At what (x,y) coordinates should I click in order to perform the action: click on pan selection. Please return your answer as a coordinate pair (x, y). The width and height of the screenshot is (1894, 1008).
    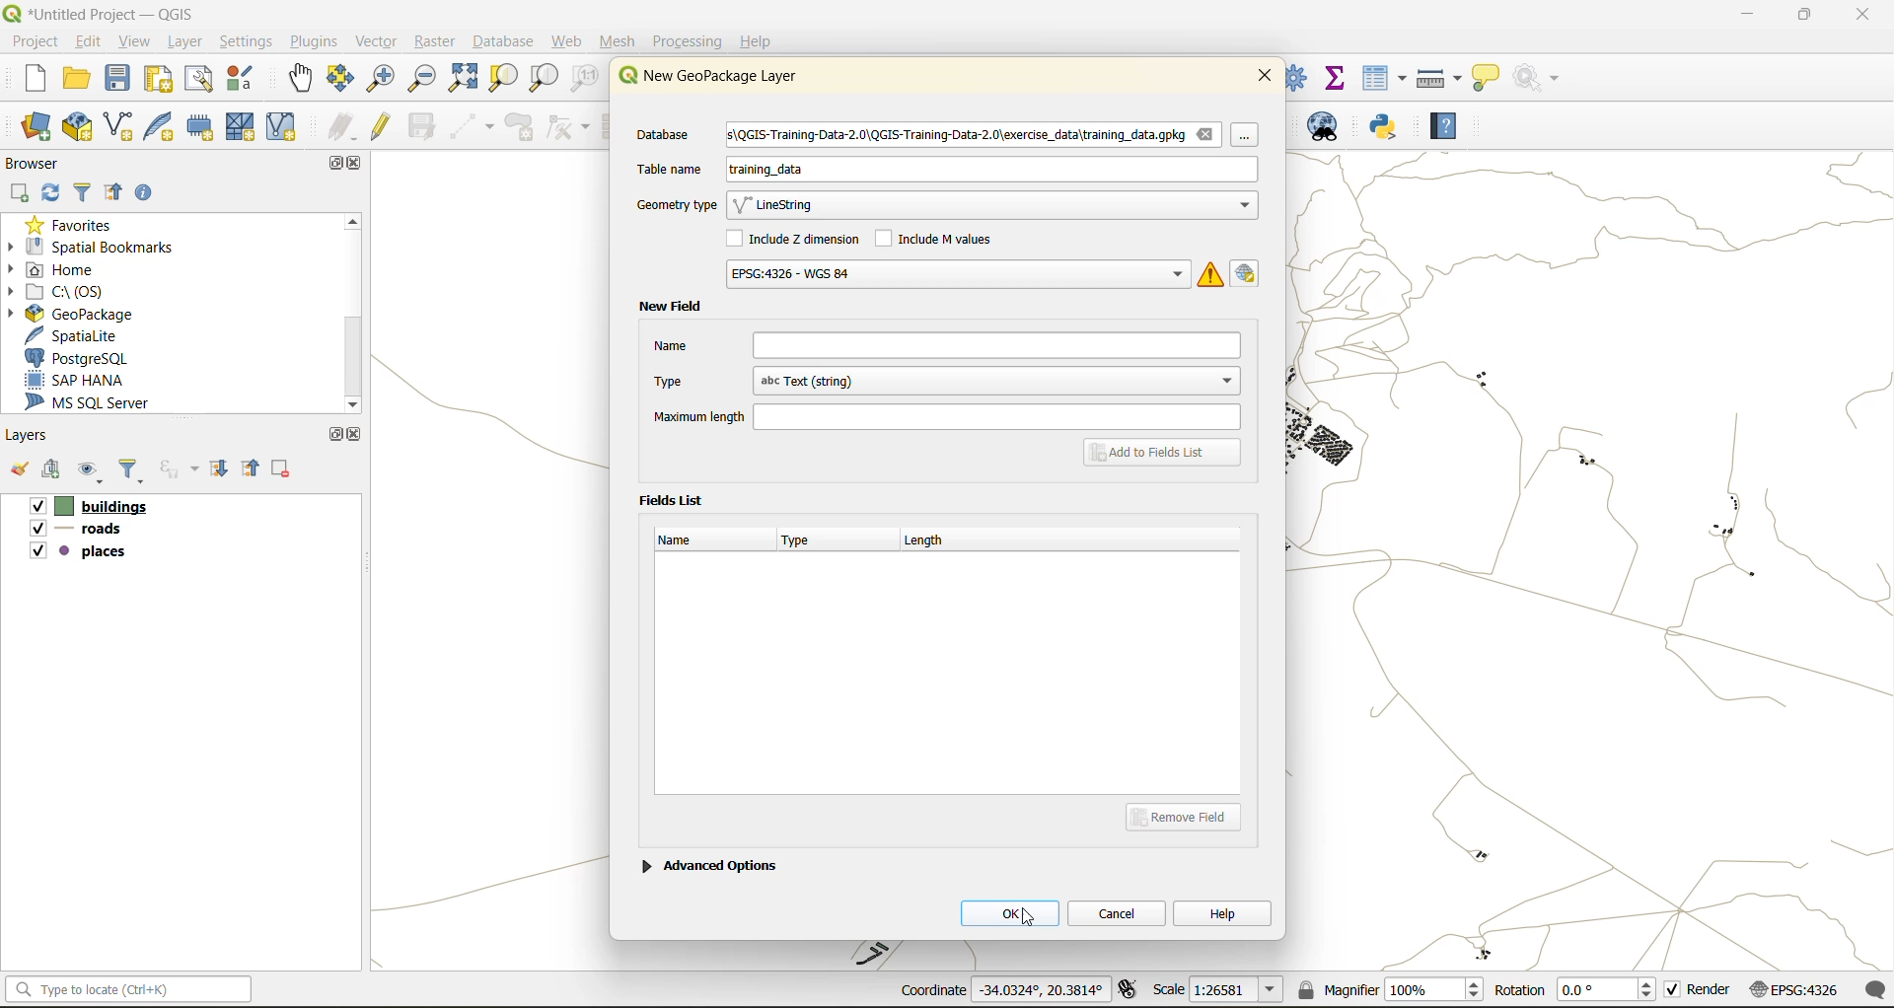
    Looking at the image, I should click on (341, 79).